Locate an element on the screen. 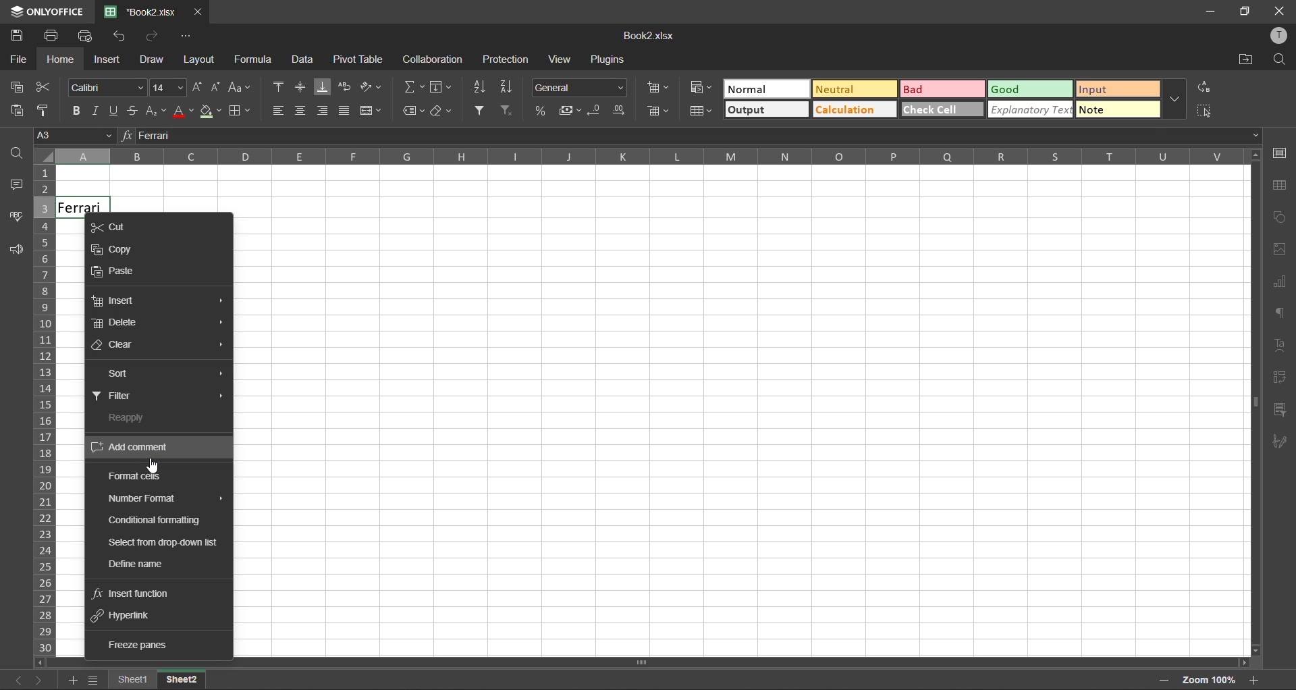 The image size is (1296, 690). cut is located at coordinates (47, 86).